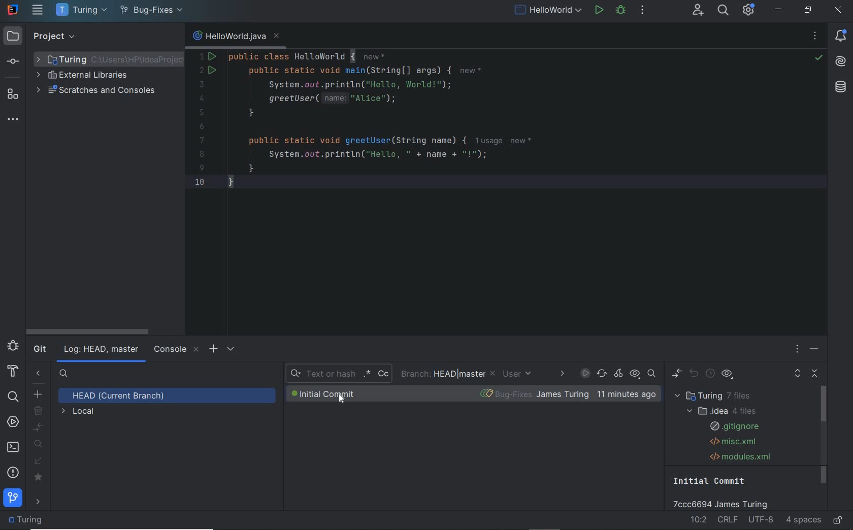 This screenshot has width=853, height=530. Describe the element at coordinates (816, 37) in the screenshot. I see `recent files, tab options` at that location.